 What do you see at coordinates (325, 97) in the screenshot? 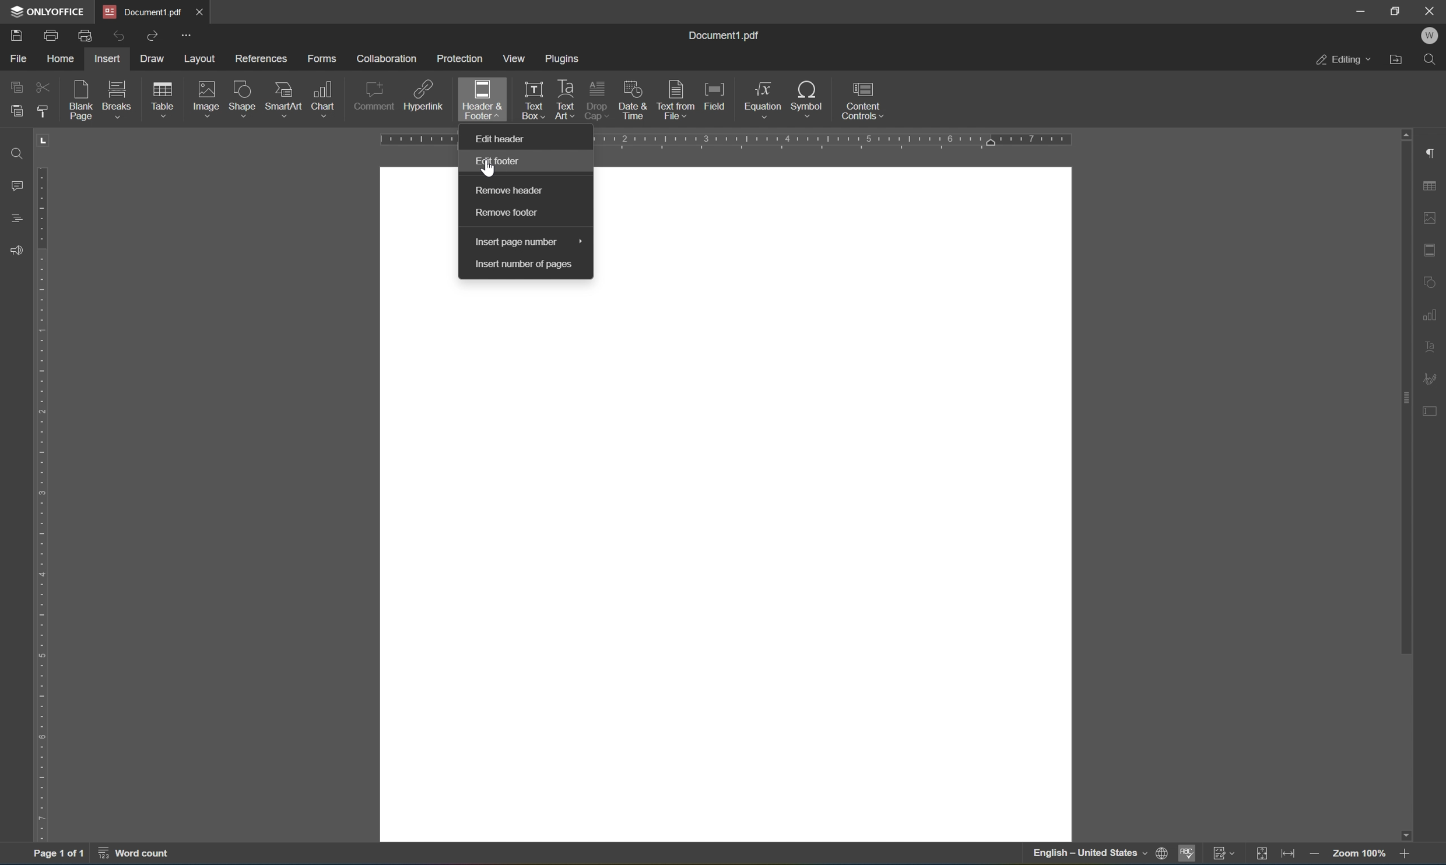
I see `chart` at bounding box center [325, 97].